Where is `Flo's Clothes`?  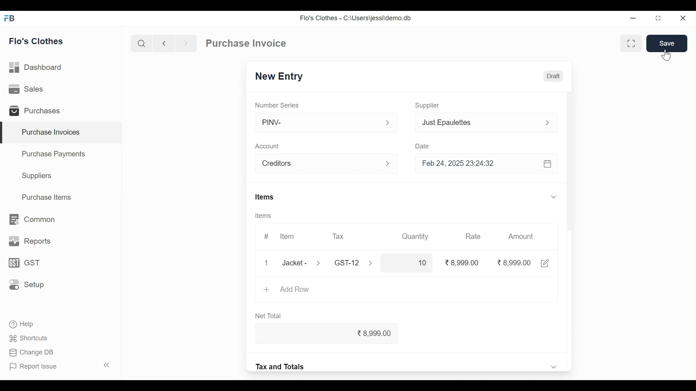 Flo's Clothes is located at coordinates (37, 41).